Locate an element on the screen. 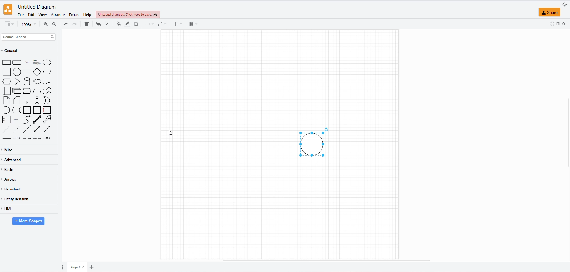  NOTE is located at coordinates (6, 101).